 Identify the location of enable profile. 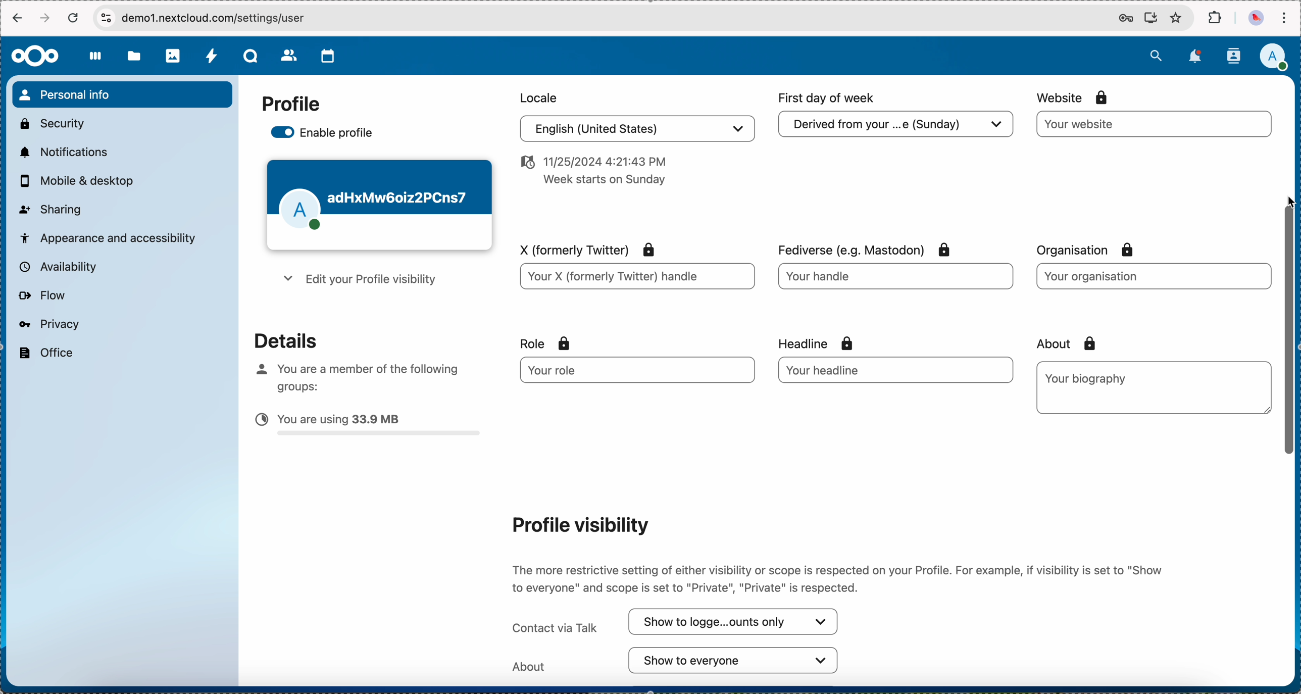
(324, 134).